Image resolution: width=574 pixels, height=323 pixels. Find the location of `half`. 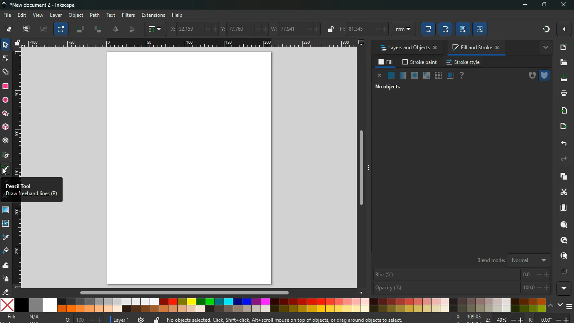

half is located at coordinates (134, 29).